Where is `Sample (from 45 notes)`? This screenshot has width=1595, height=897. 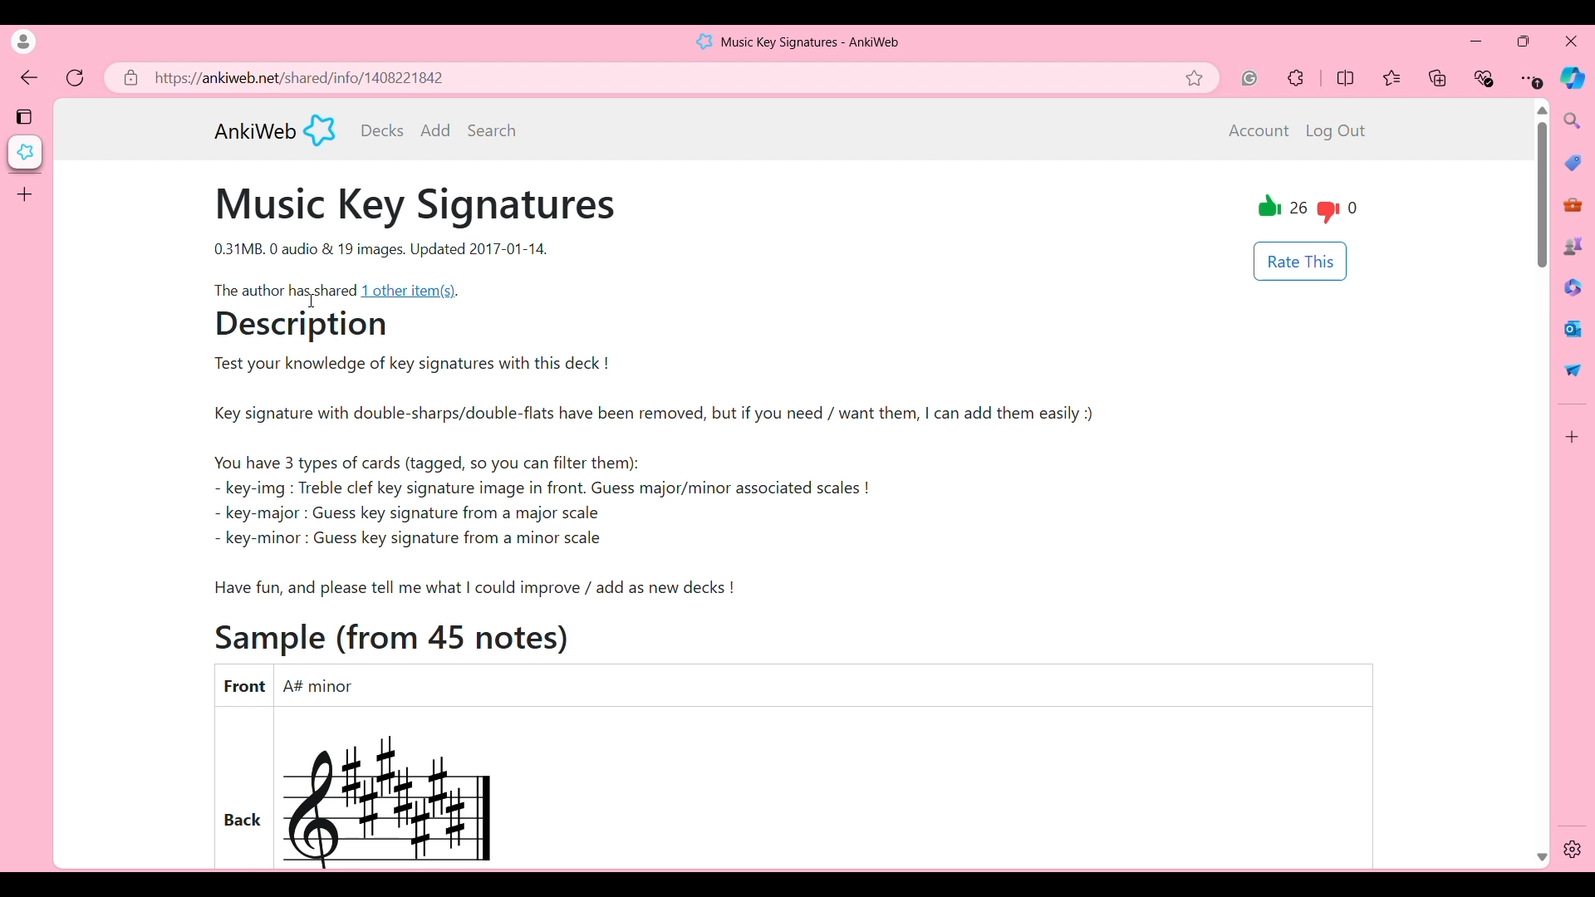 Sample (from 45 notes) is located at coordinates (397, 637).